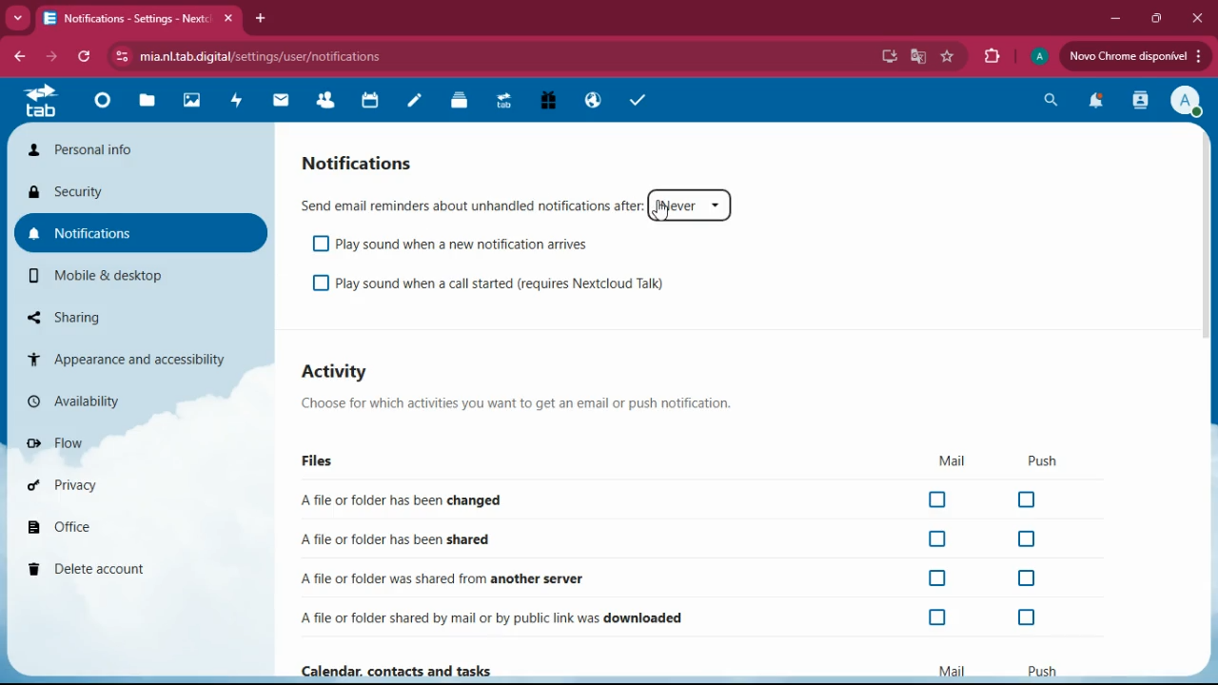 This screenshot has width=1218, height=685. What do you see at coordinates (954, 669) in the screenshot?
I see `mail` at bounding box center [954, 669].